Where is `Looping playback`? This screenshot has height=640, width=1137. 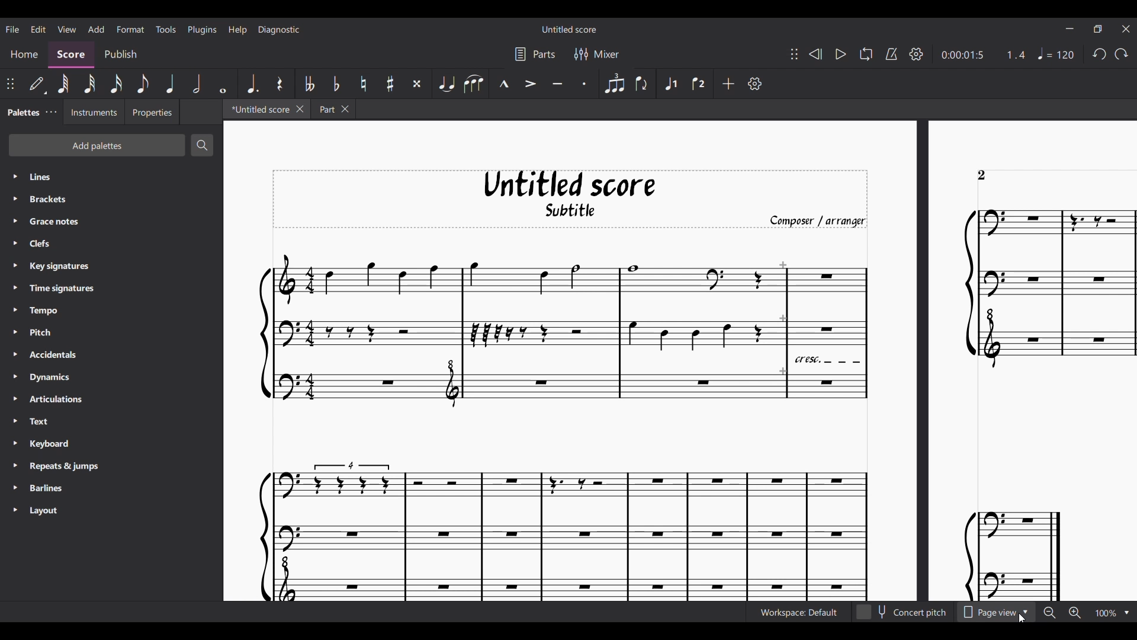 Looping playback is located at coordinates (865, 54).